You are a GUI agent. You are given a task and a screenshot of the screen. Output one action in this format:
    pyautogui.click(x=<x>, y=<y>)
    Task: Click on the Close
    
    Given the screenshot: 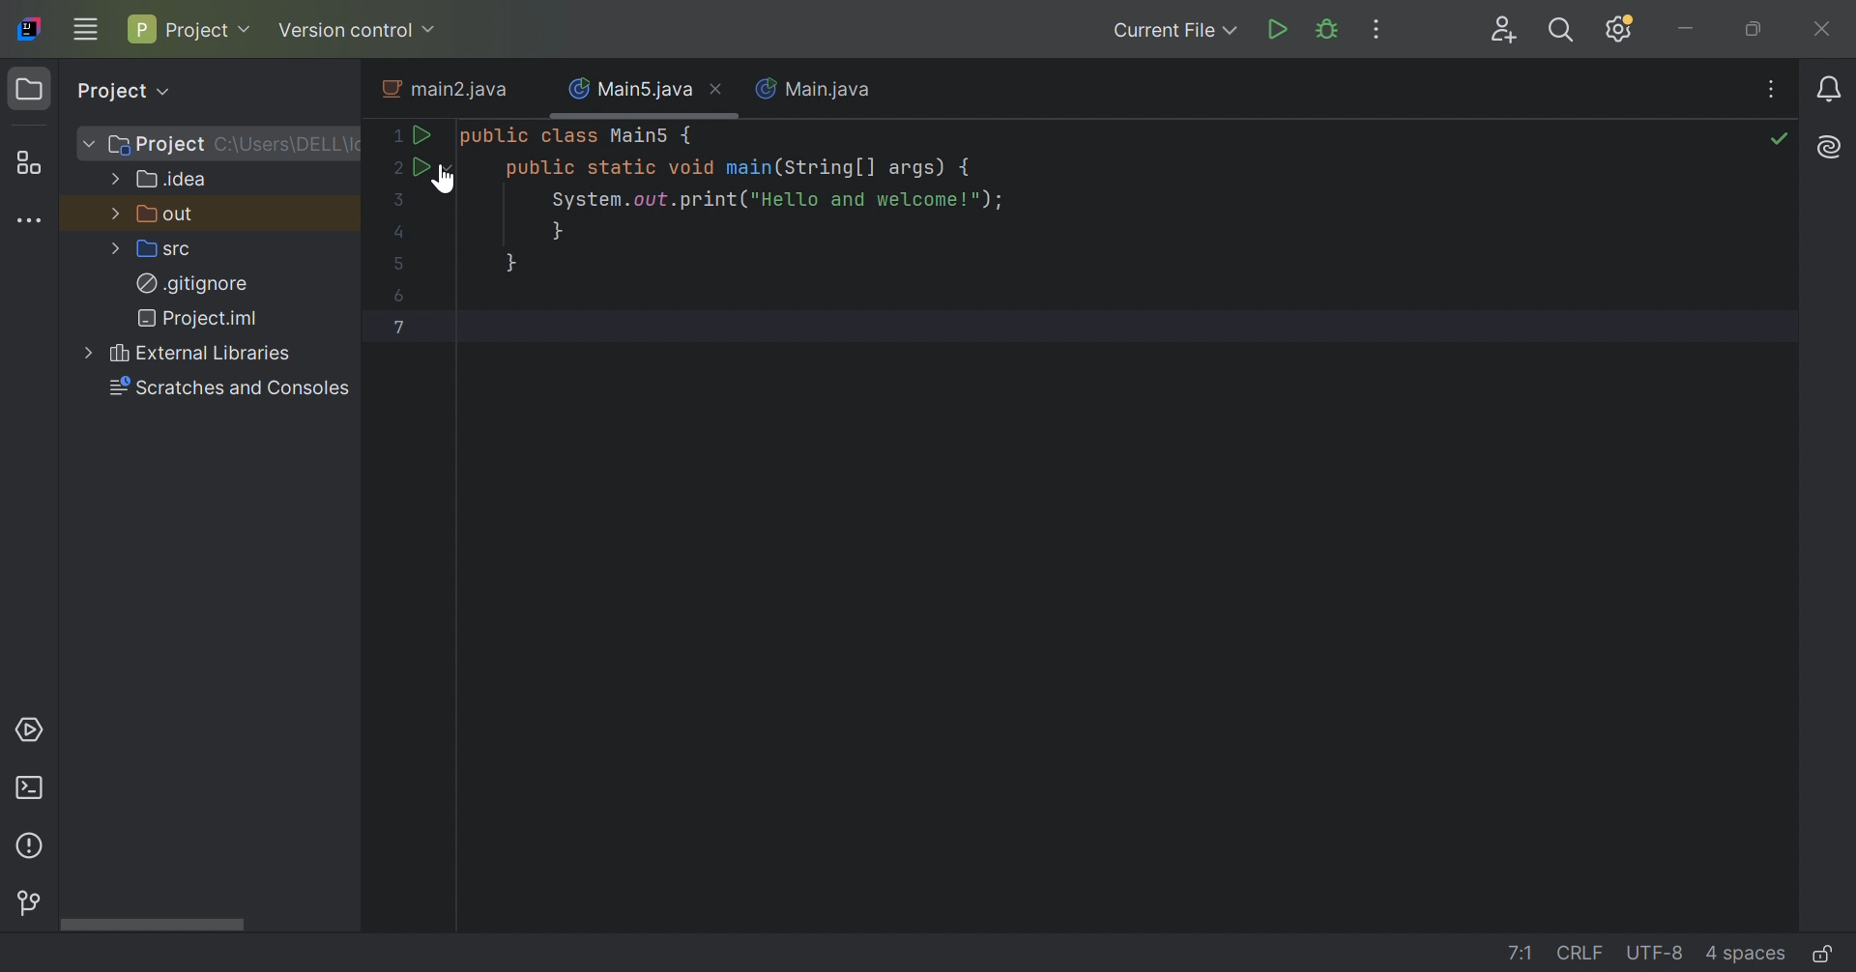 What is the action you would take?
    pyautogui.click(x=719, y=88)
    